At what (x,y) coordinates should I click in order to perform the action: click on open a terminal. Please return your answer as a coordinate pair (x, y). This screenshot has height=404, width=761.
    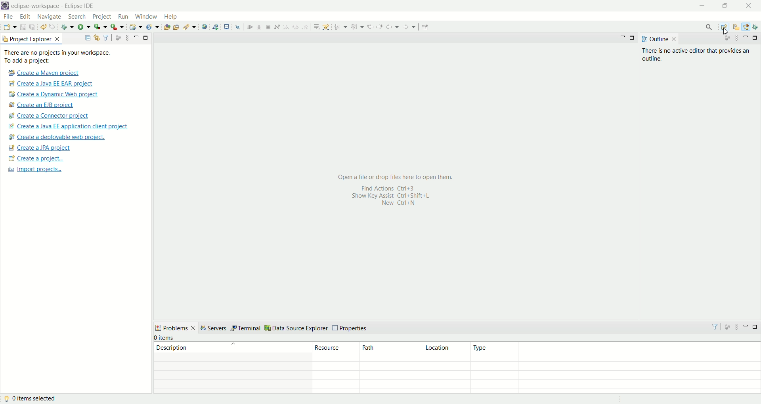
    Looking at the image, I should click on (226, 27).